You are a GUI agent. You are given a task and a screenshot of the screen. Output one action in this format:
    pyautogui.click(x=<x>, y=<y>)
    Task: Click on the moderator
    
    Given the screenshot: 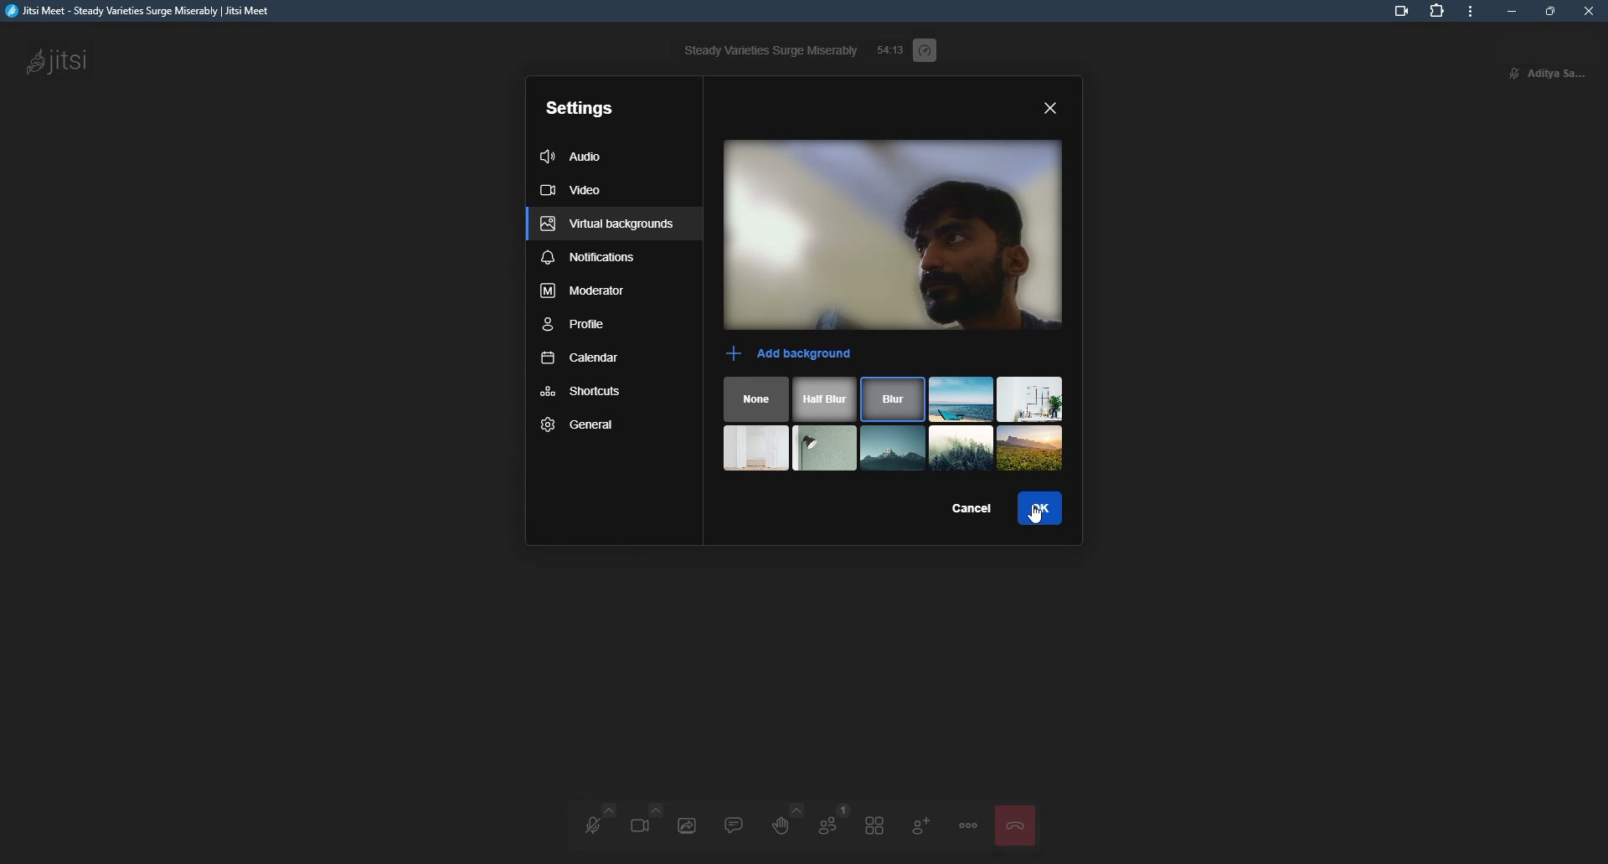 What is the action you would take?
    pyautogui.click(x=584, y=294)
    